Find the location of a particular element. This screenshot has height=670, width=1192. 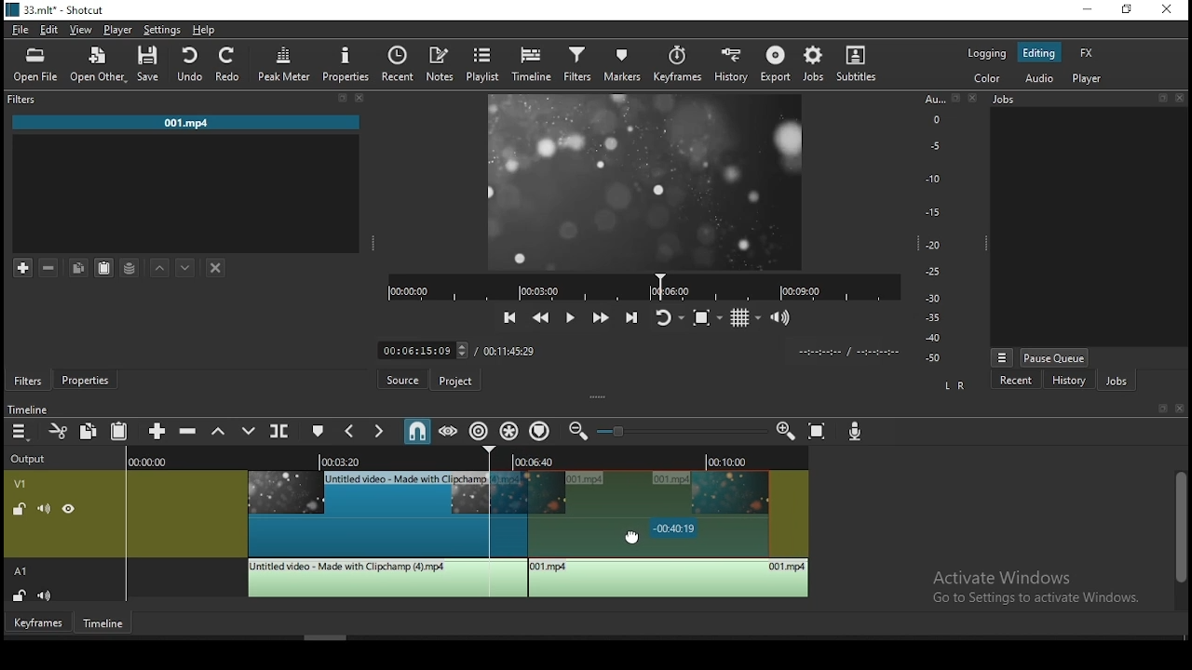

source is located at coordinates (394, 381).